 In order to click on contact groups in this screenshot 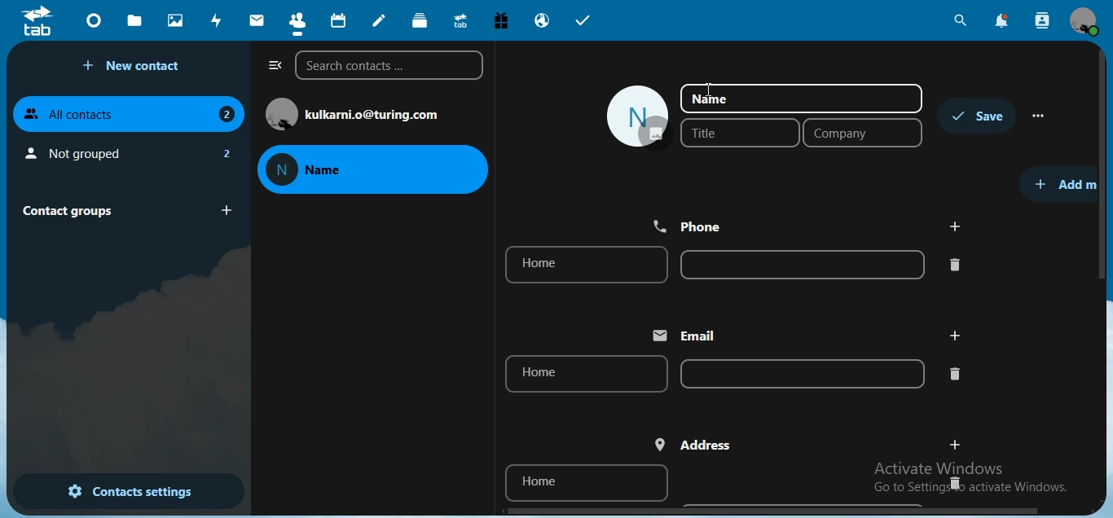, I will do `click(123, 209)`.